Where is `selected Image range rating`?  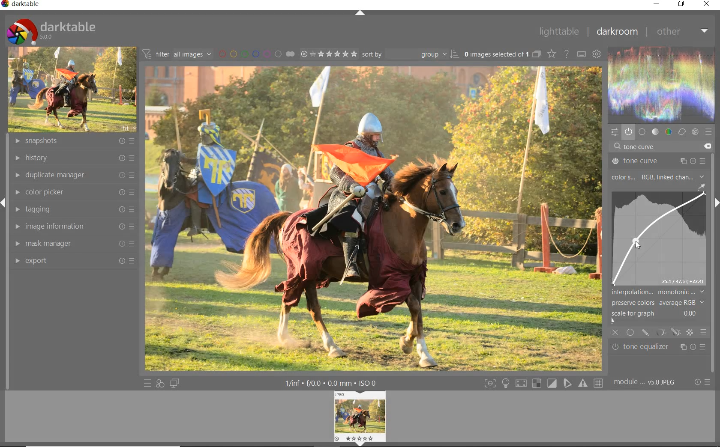 selected Image range rating is located at coordinates (328, 54).